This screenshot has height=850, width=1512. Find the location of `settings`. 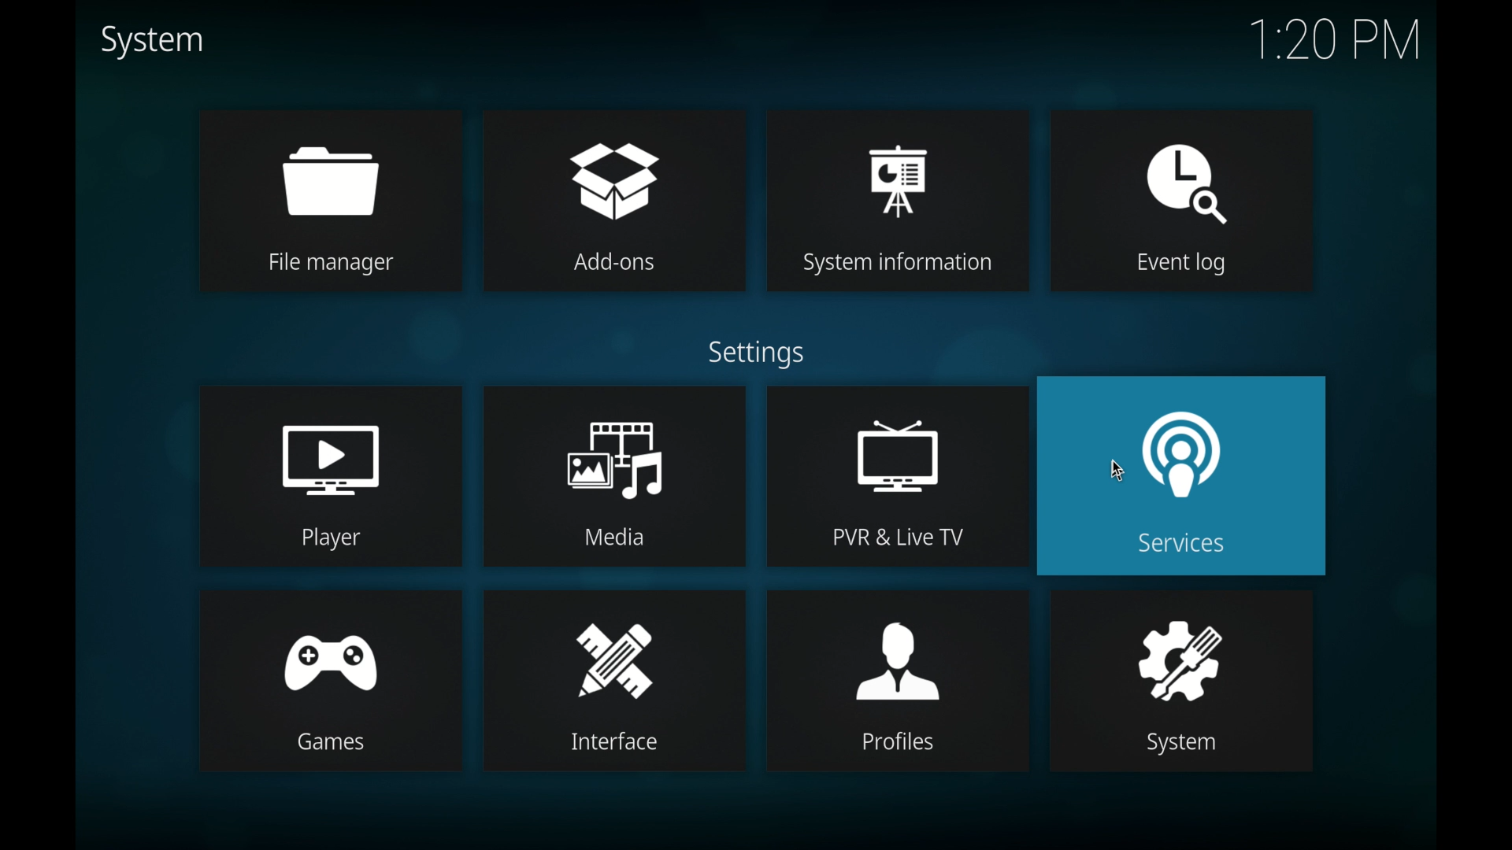

settings is located at coordinates (757, 353).